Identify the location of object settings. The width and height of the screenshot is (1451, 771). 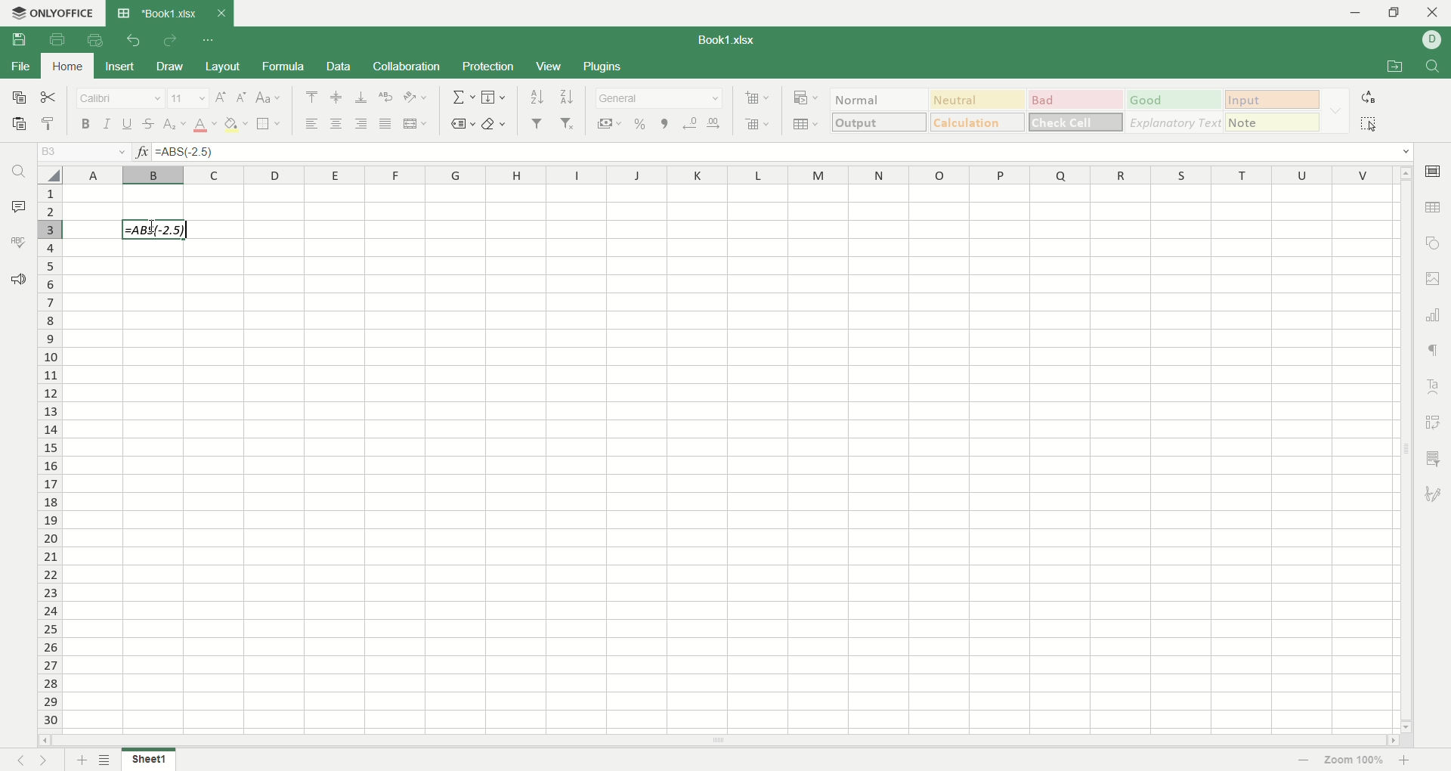
(1432, 242).